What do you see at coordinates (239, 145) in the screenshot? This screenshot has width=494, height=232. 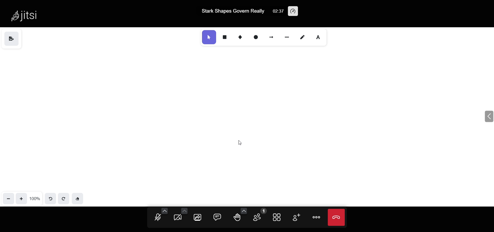 I see `cursor` at bounding box center [239, 145].